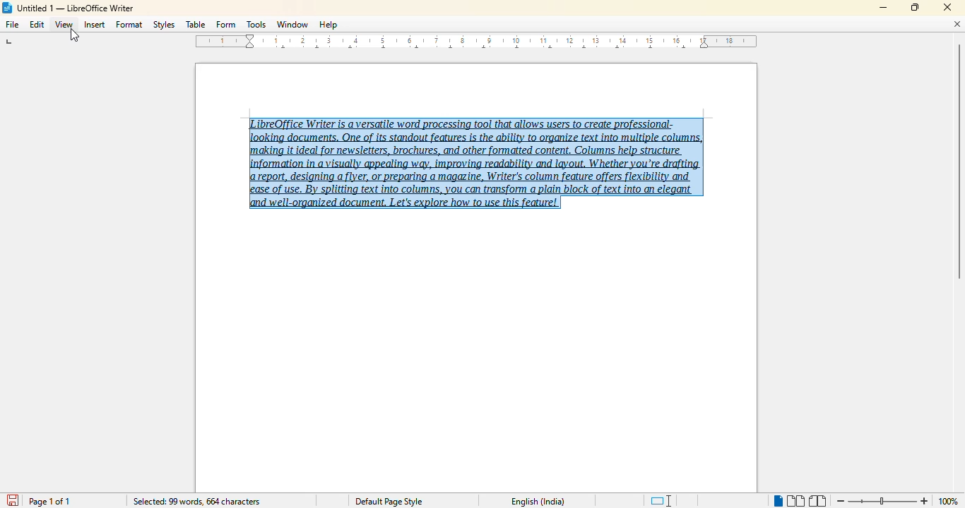 Image resolution: width=965 pixels, height=508 pixels. Describe the element at coordinates (196, 502) in the screenshot. I see `selected: 99 words, 664 characters` at that location.